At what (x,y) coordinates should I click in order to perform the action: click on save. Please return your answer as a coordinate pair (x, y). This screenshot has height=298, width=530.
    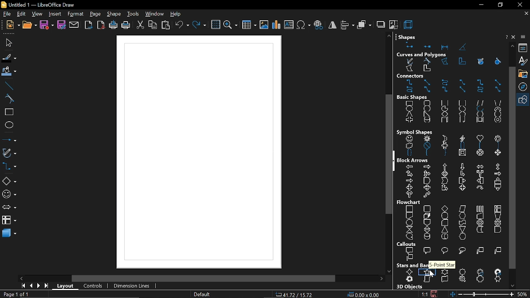
    Looking at the image, I should click on (47, 25).